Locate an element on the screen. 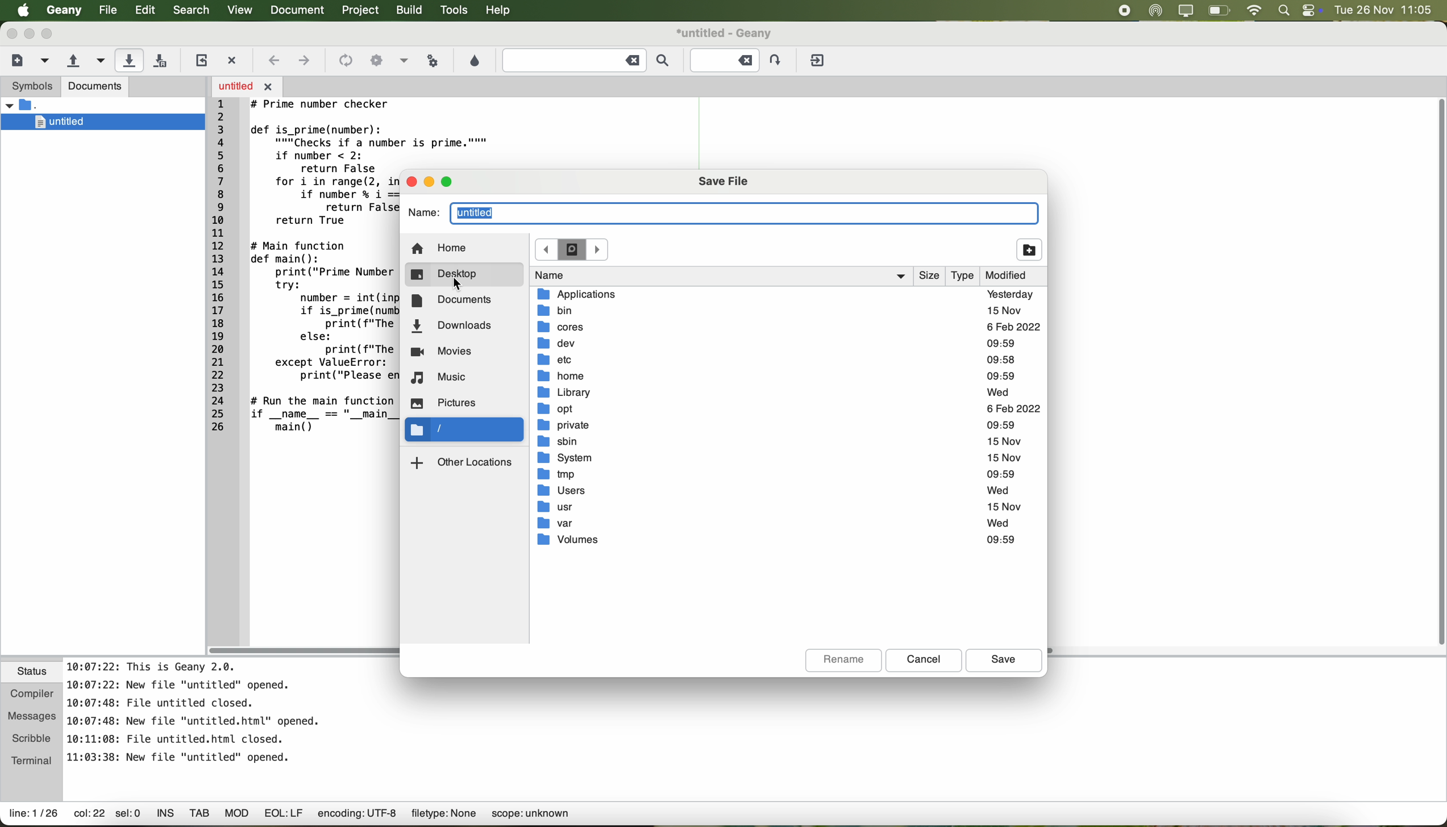 The image size is (1447, 827). home is located at coordinates (440, 249).